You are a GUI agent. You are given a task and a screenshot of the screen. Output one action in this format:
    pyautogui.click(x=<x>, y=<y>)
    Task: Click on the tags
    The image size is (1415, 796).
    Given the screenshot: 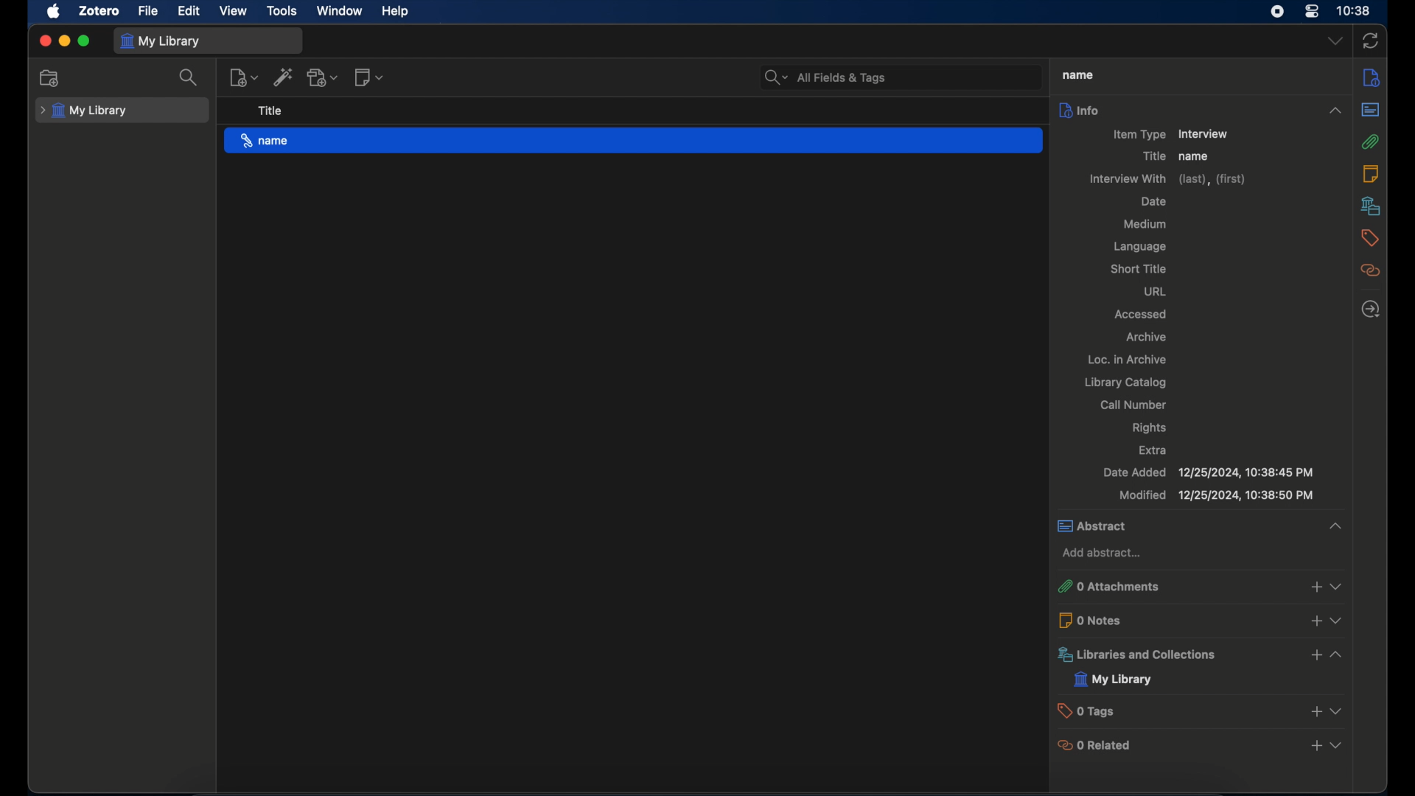 What is the action you would take?
    pyautogui.click(x=1370, y=237)
    